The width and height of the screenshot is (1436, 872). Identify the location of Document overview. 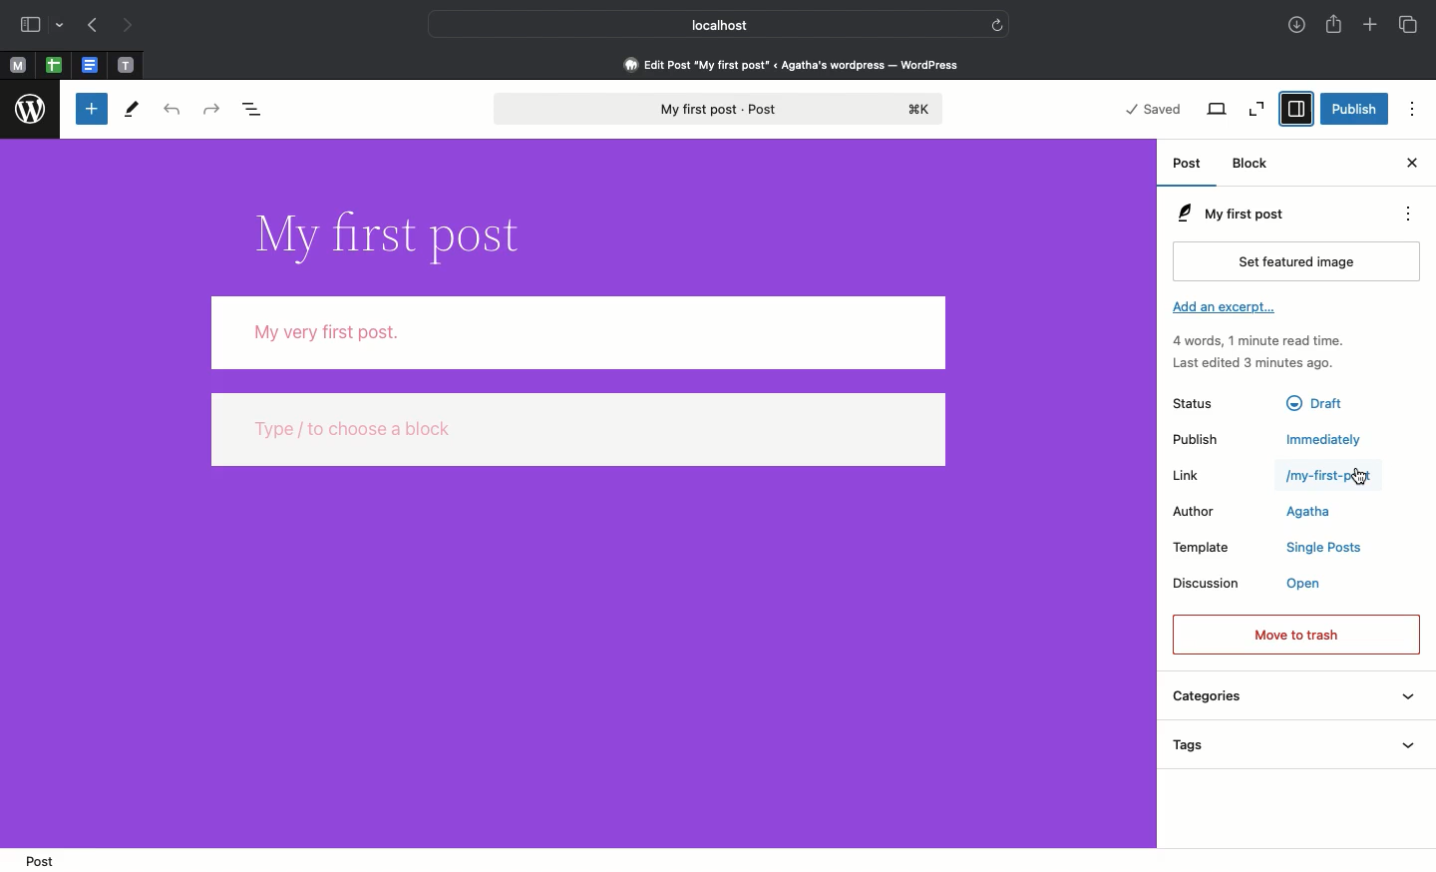
(256, 107).